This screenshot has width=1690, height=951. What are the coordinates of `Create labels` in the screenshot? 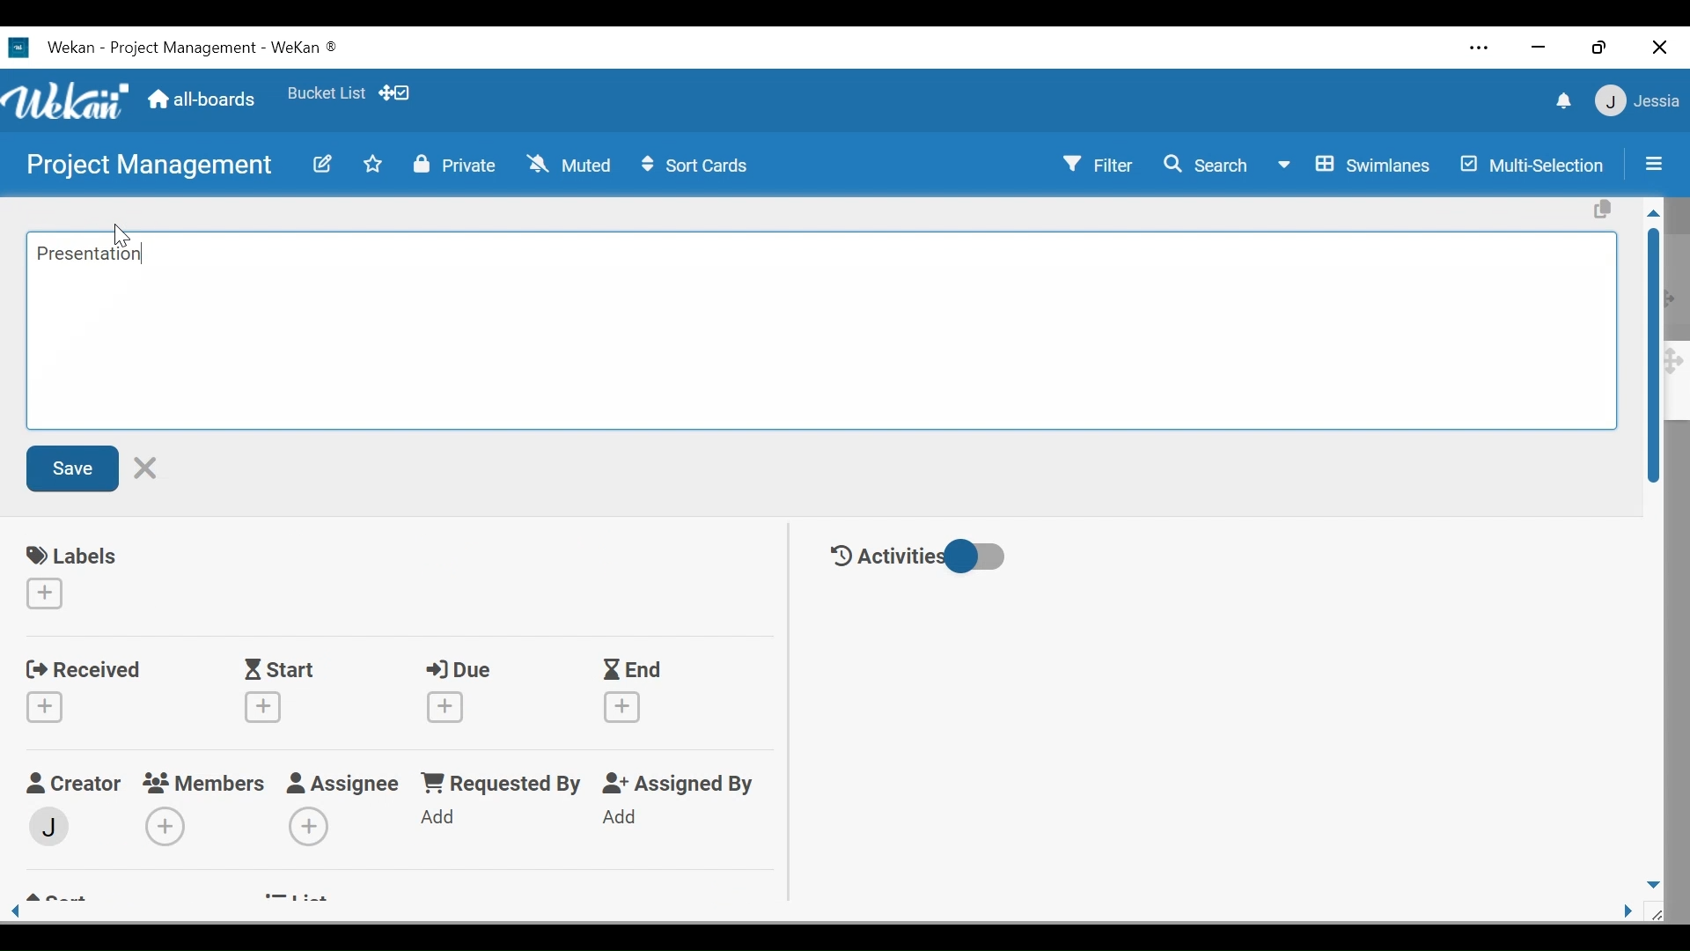 It's located at (46, 593).